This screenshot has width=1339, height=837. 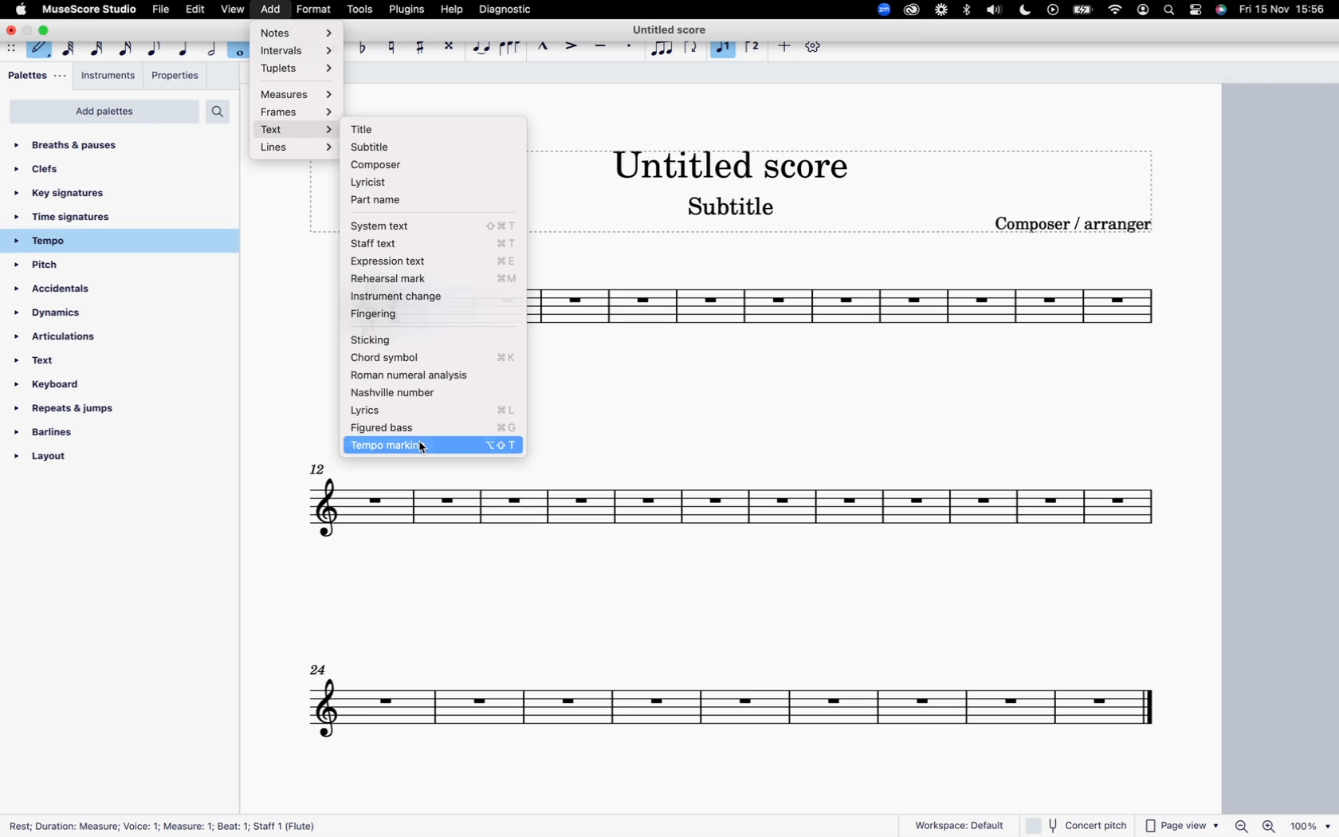 I want to click on layout, so click(x=89, y=460).